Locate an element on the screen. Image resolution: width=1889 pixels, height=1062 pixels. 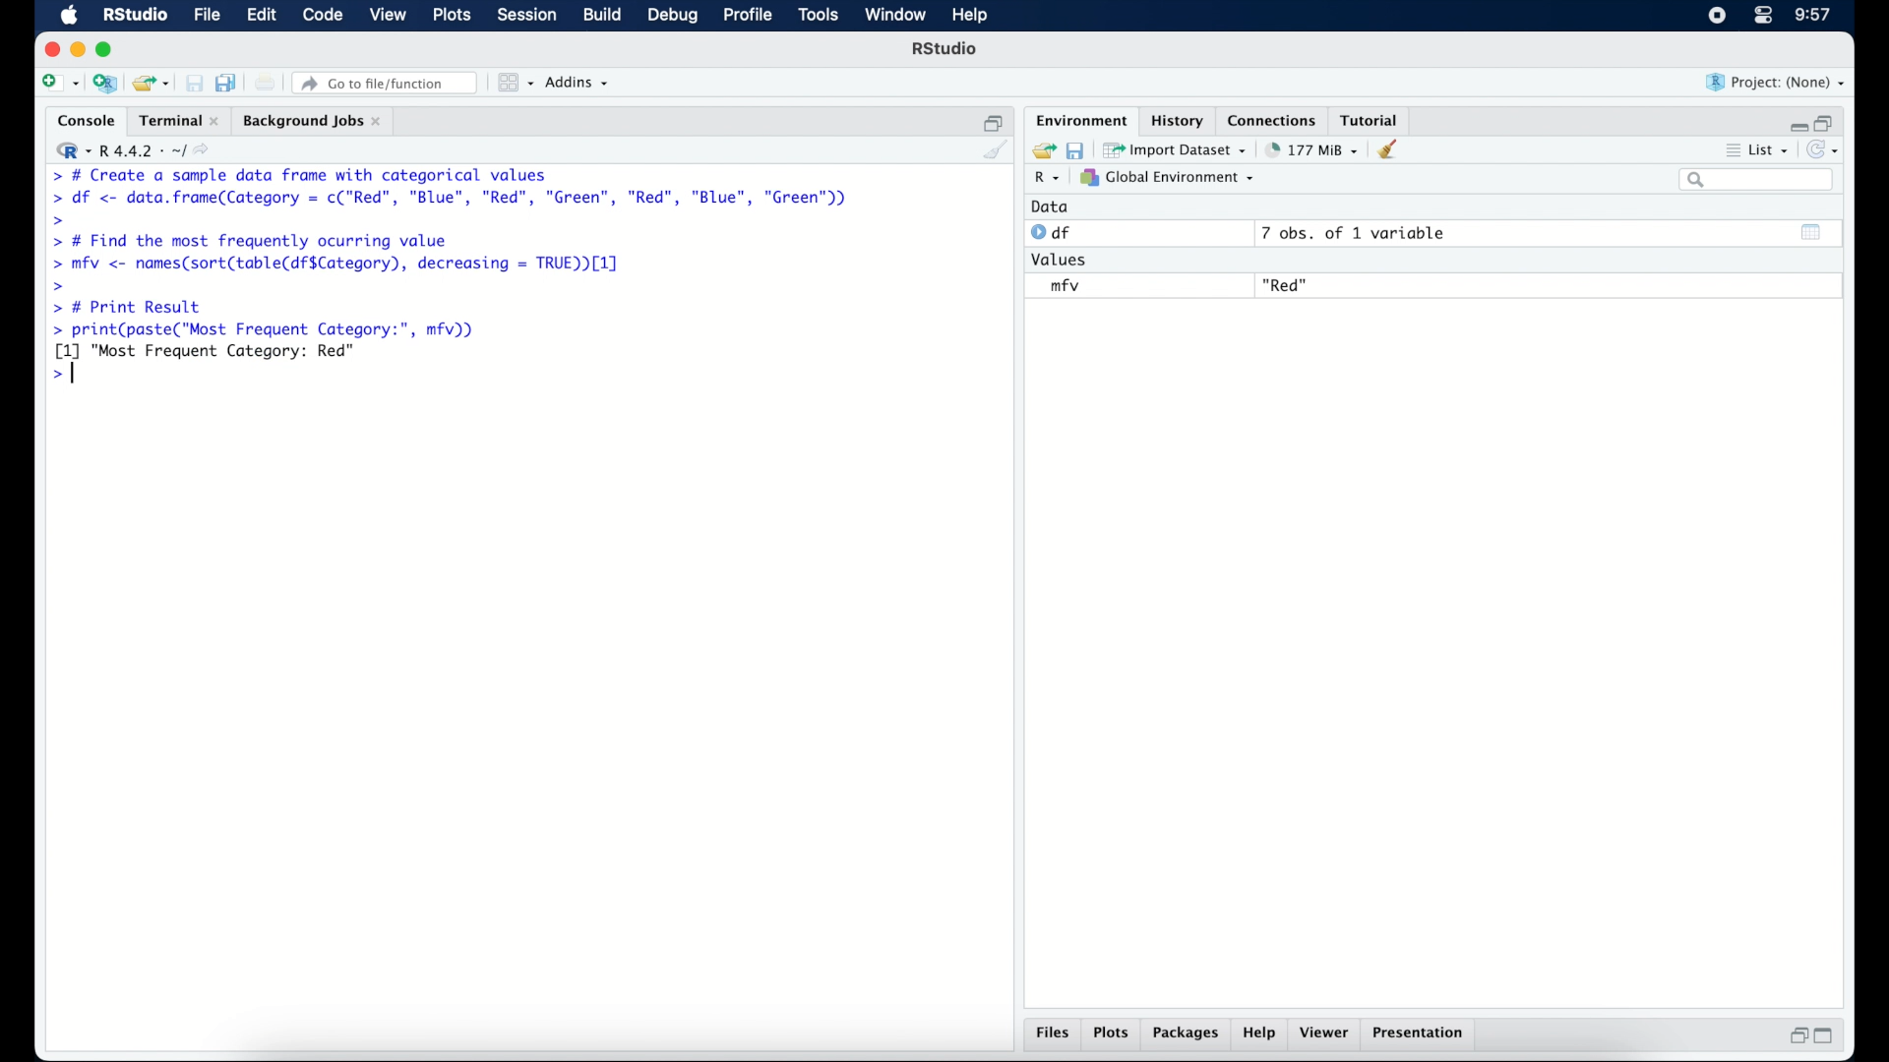
data is located at coordinates (1056, 206).